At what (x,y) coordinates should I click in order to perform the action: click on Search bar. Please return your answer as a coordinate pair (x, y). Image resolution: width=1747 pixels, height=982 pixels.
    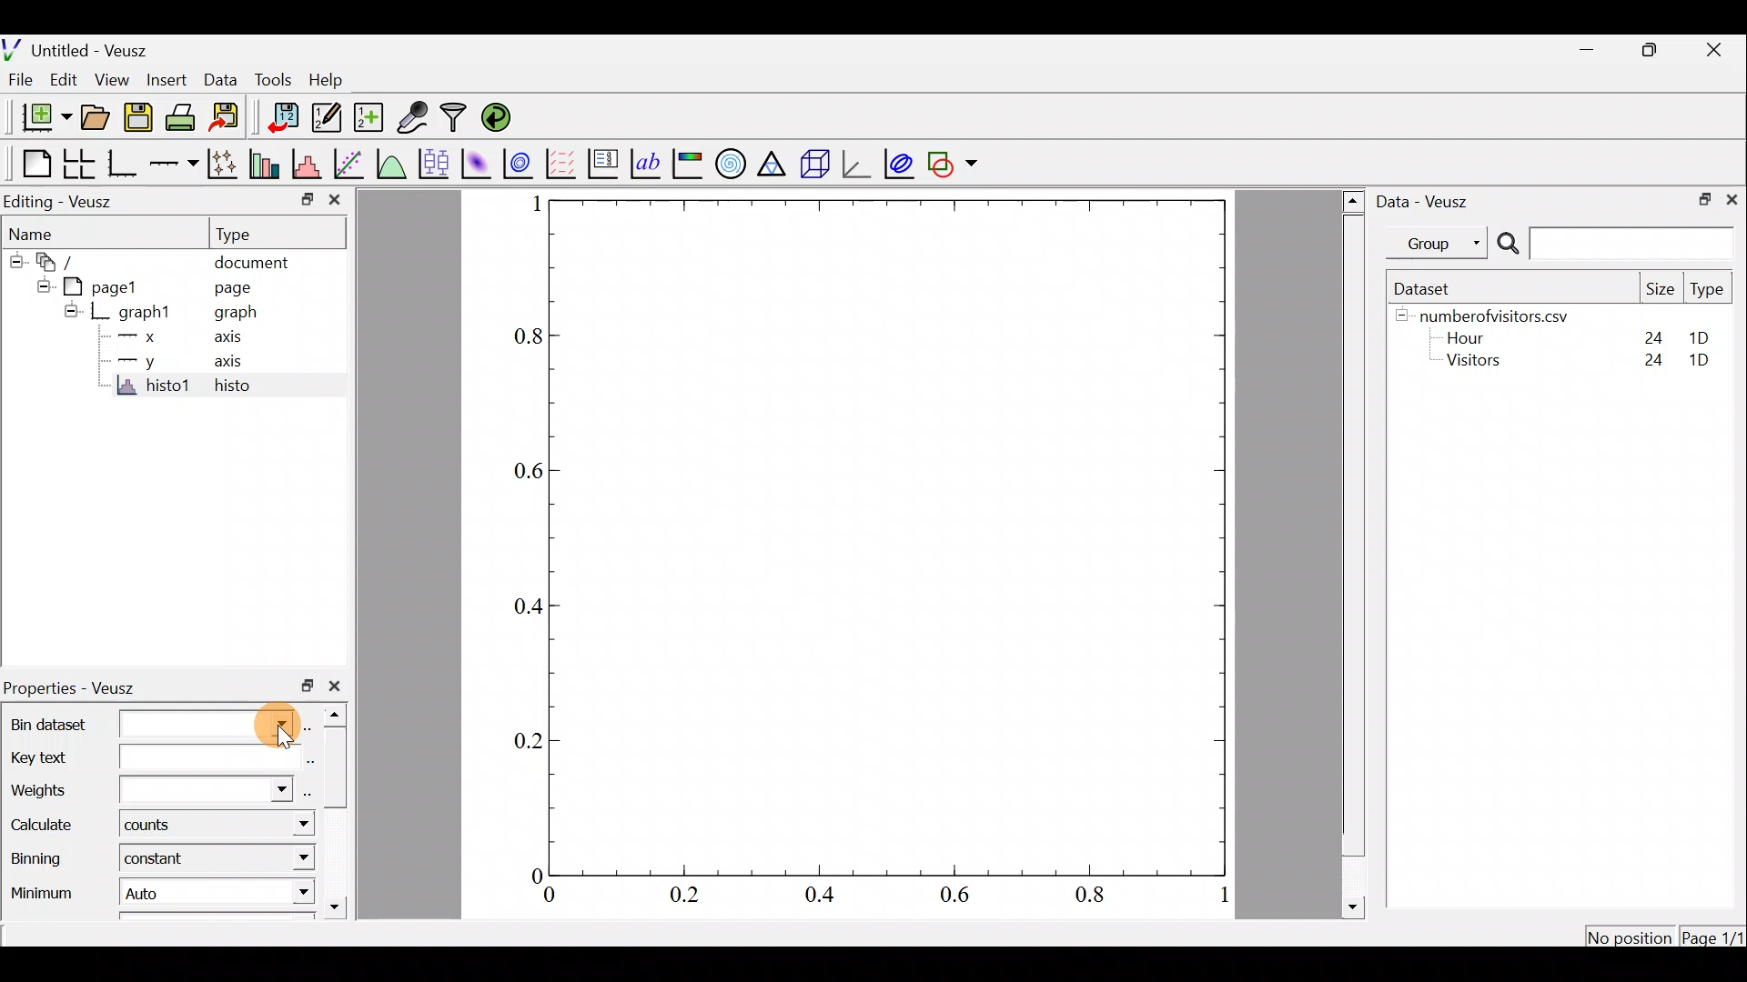
    Looking at the image, I should click on (1615, 244).